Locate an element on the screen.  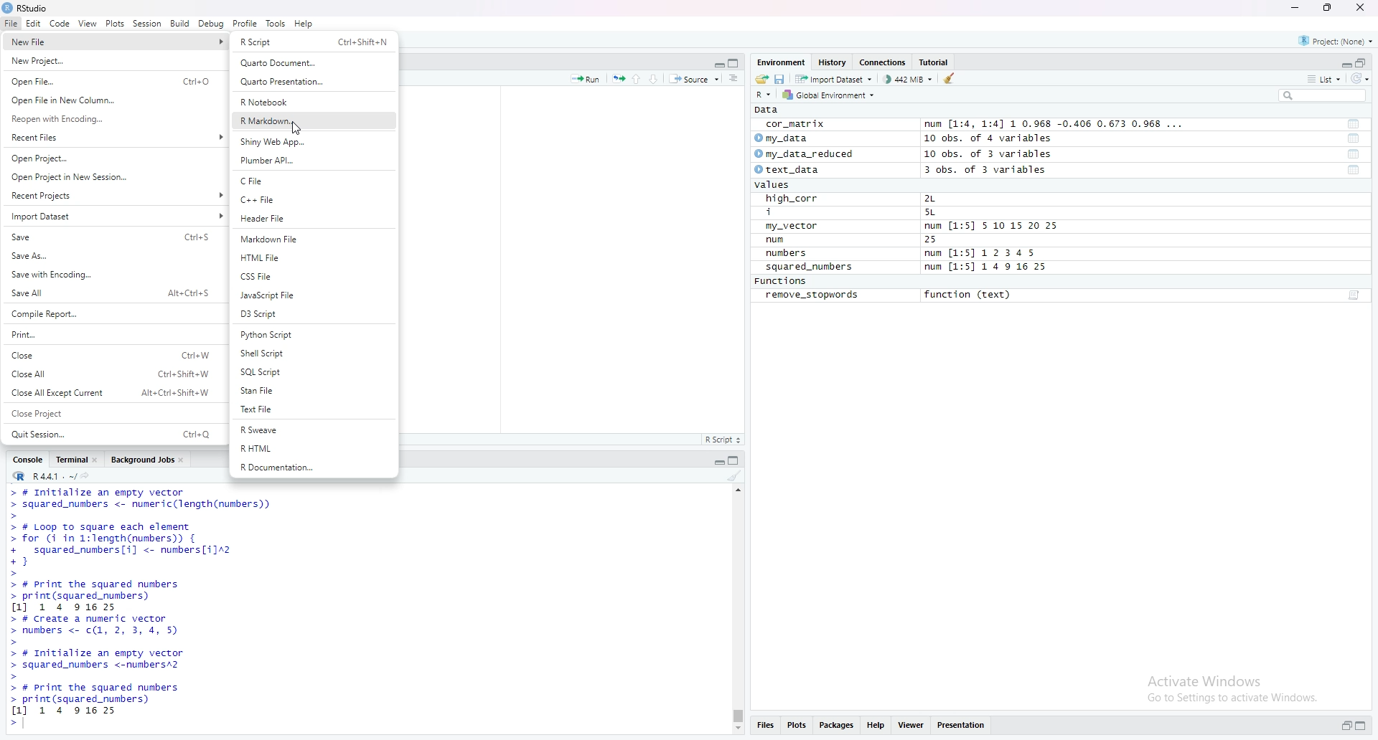
Terminal is located at coordinates (69, 462).